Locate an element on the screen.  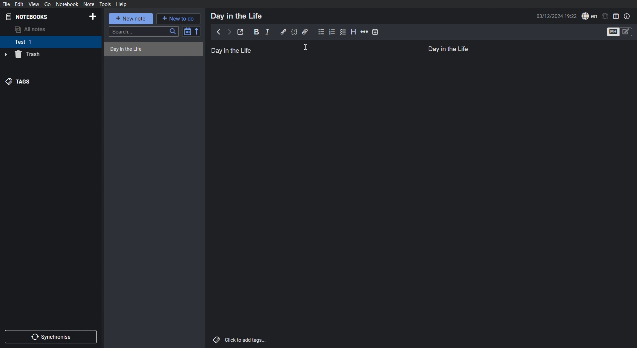
New to-do is located at coordinates (178, 19).